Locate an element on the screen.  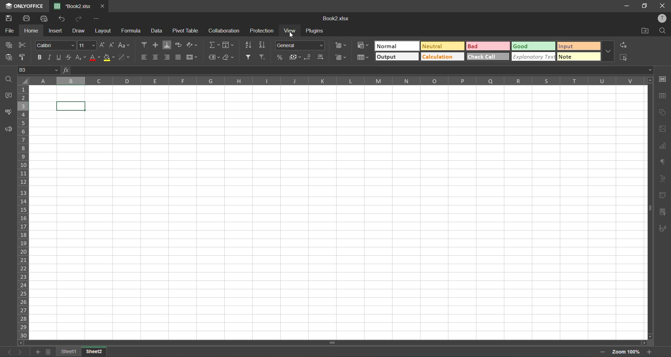
calculation is located at coordinates (445, 57).